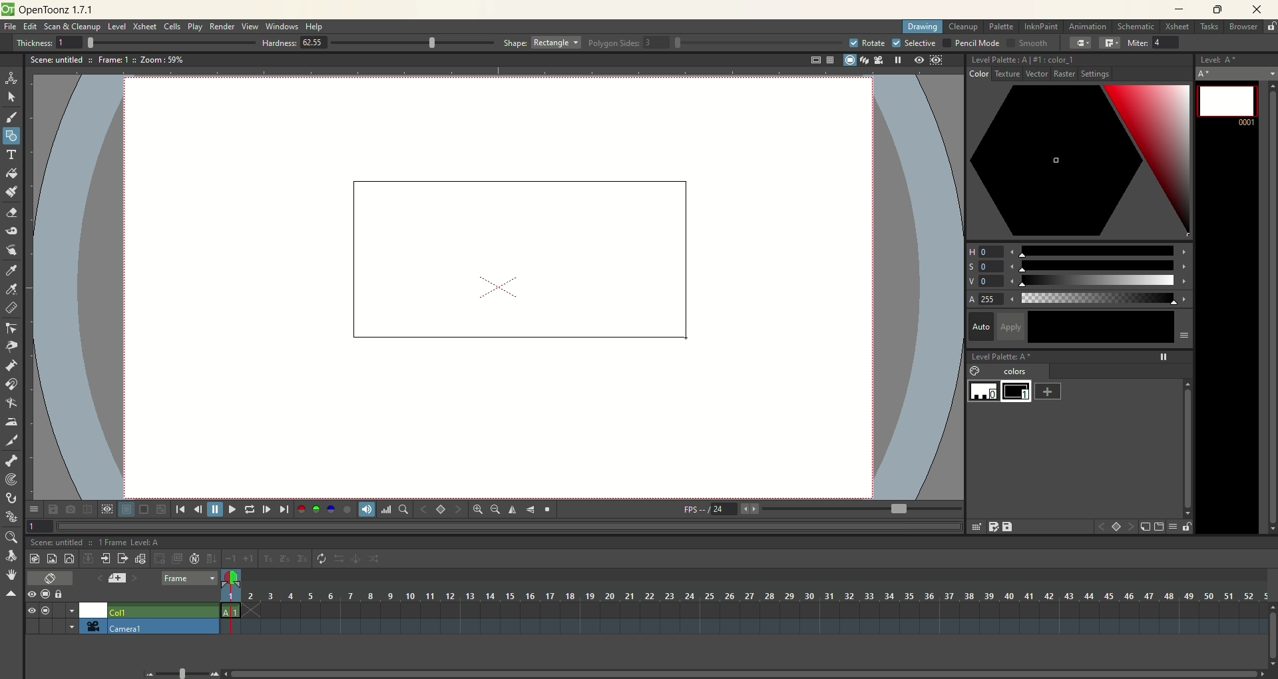  Describe the element at coordinates (10, 459) in the screenshot. I see `skeleton` at that location.